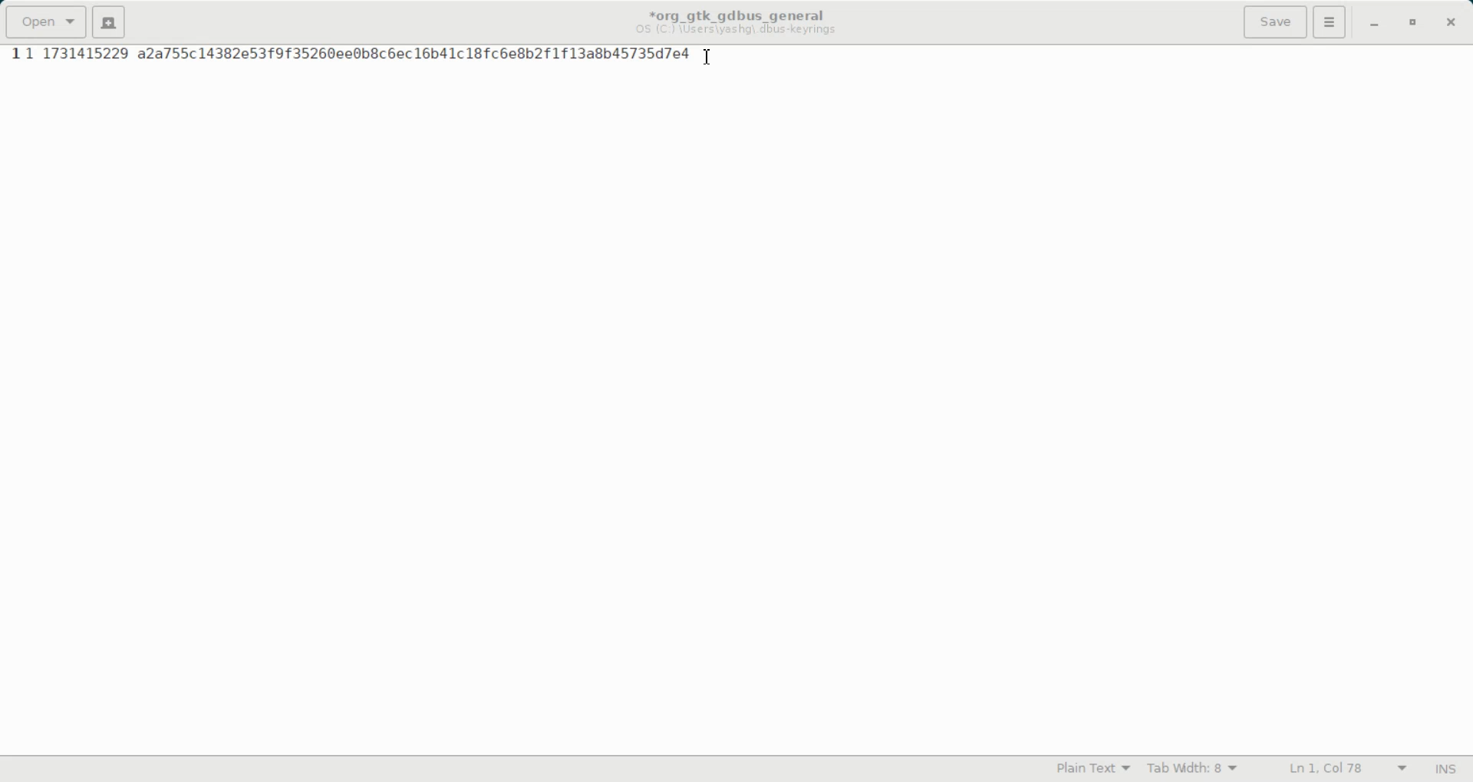 This screenshot has height=782, width=1473. What do you see at coordinates (1274, 21) in the screenshot?
I see `Save` at bounding box center [1274, 21].